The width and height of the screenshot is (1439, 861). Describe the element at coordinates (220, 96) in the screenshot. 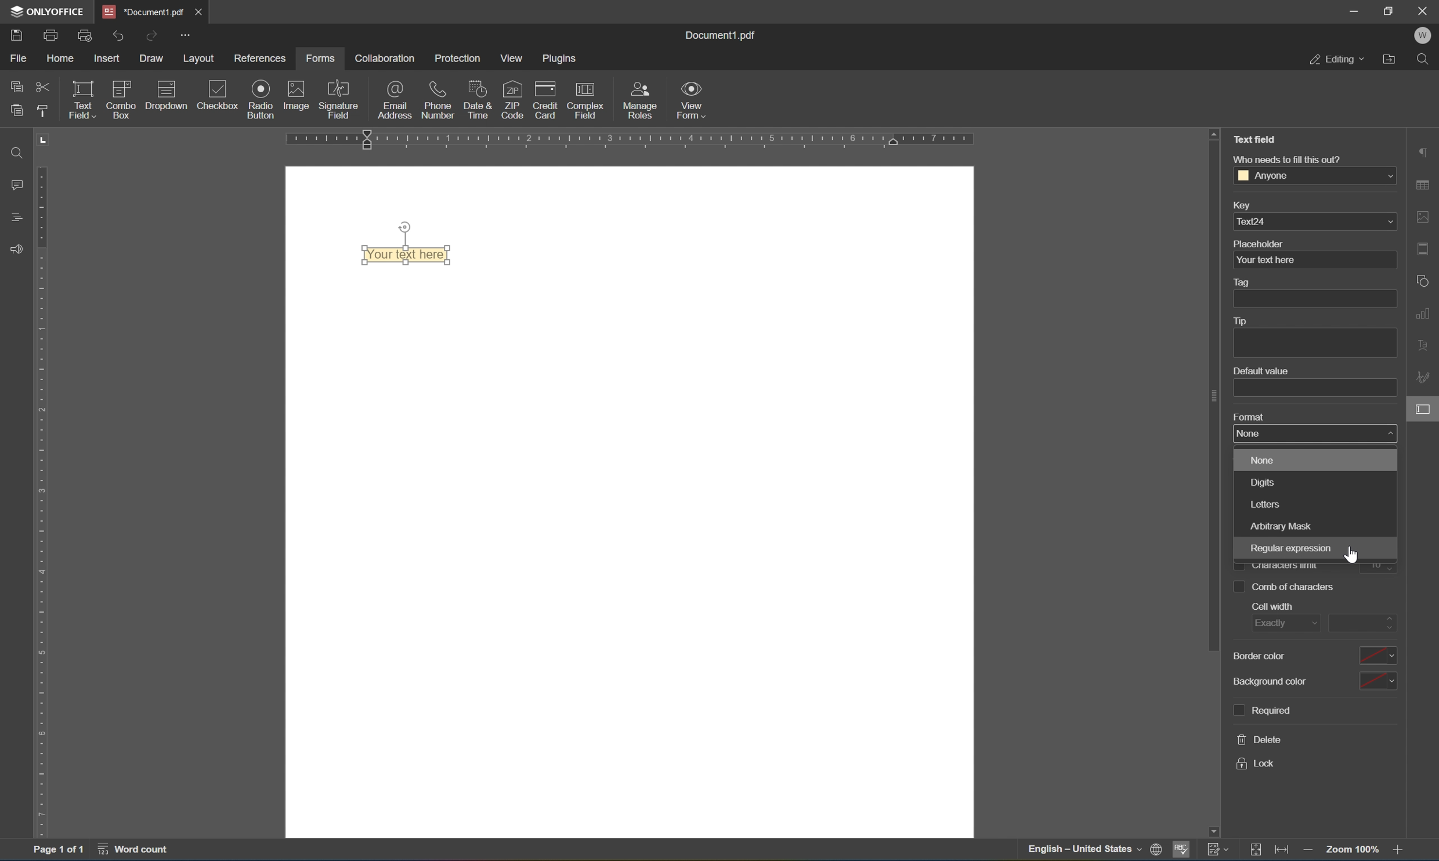

I see `checkbox` at that location.